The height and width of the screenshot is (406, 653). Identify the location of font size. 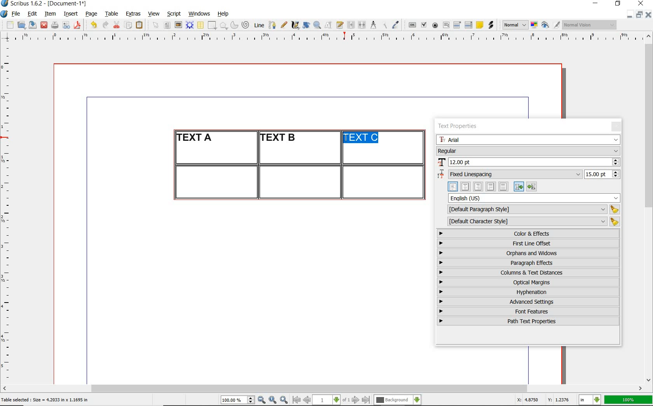
(528, 163).